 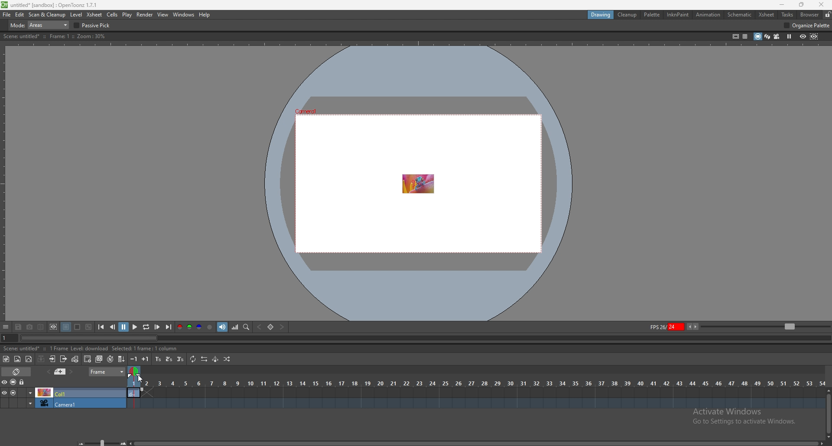 I want to click on description, so click(x=92, y=349).